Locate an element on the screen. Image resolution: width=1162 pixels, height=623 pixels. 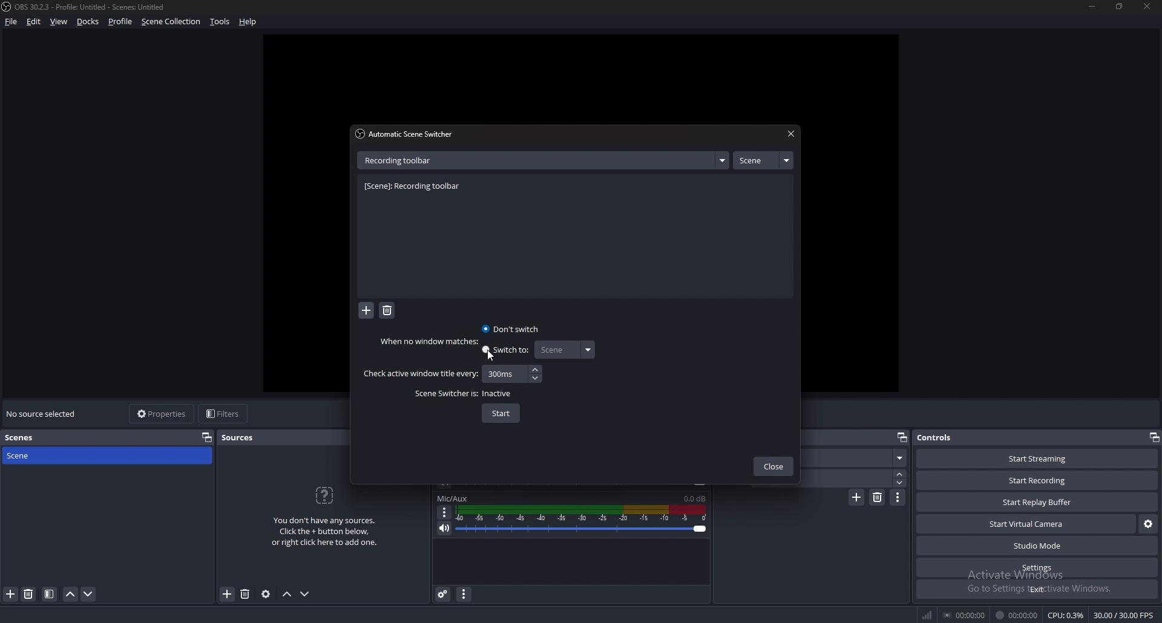
scene swithcer is: inactive is located at coordinates (465, 394).